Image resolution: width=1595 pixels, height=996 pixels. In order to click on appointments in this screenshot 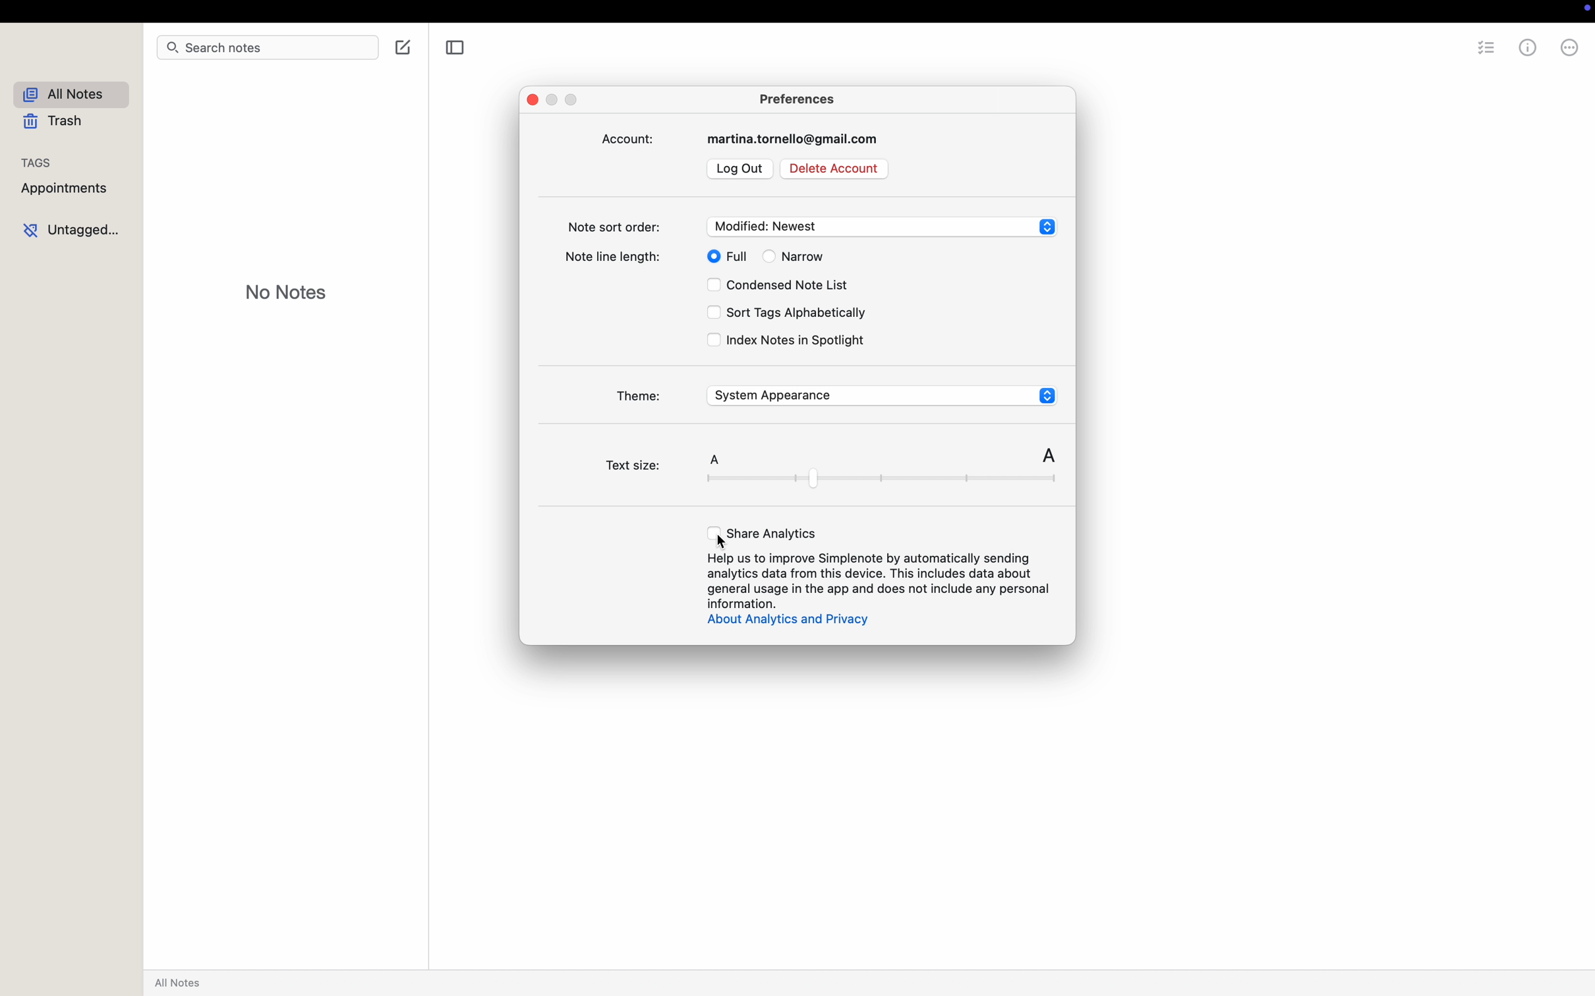, I will do `click(67, 187)`.